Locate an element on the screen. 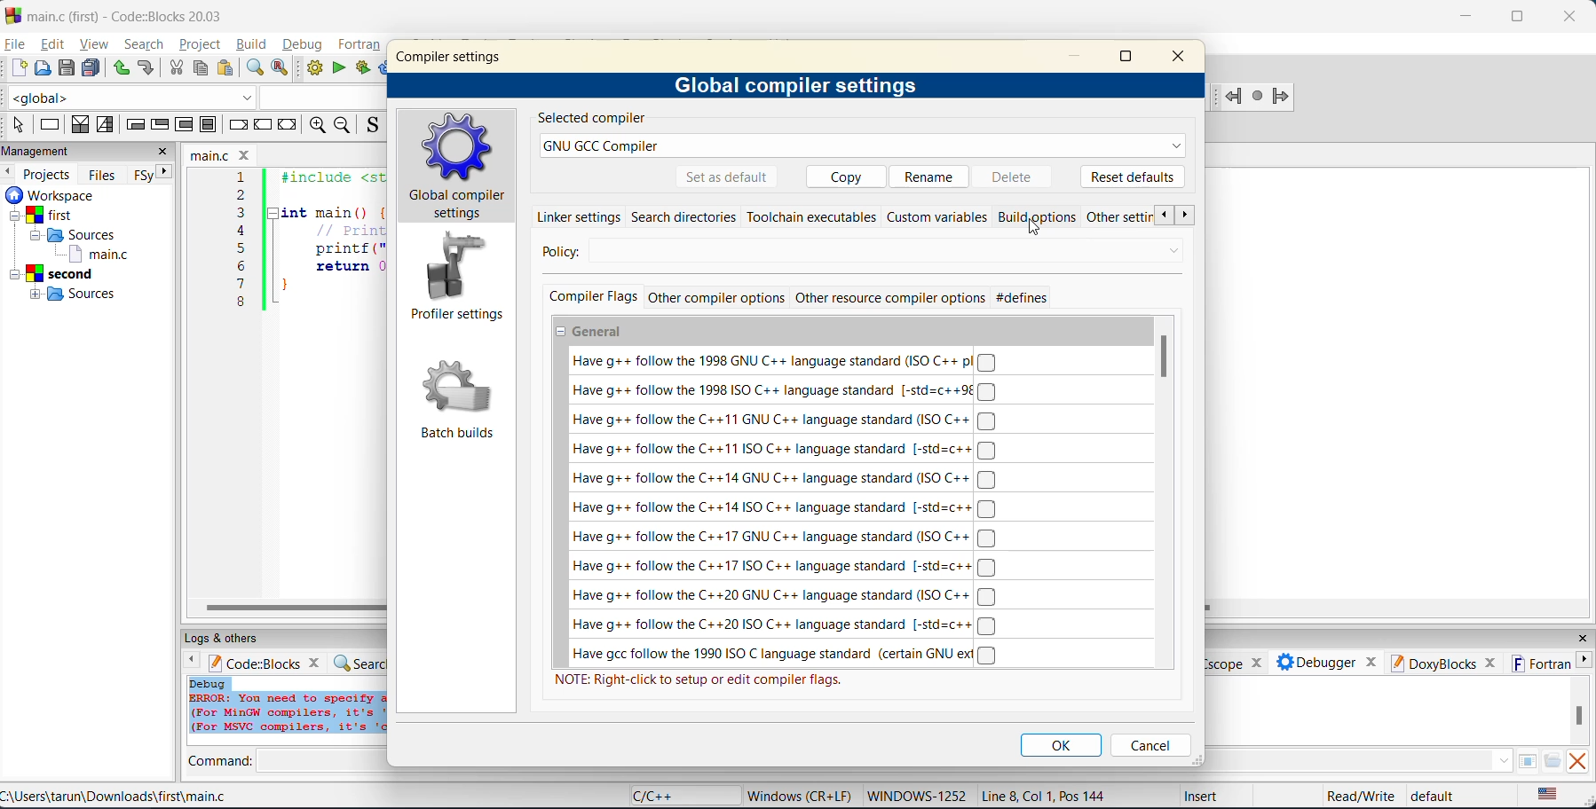 Image resolution: width=1596 pixels, height=809 pixels. custom variables is located at coordinates (937, 217).